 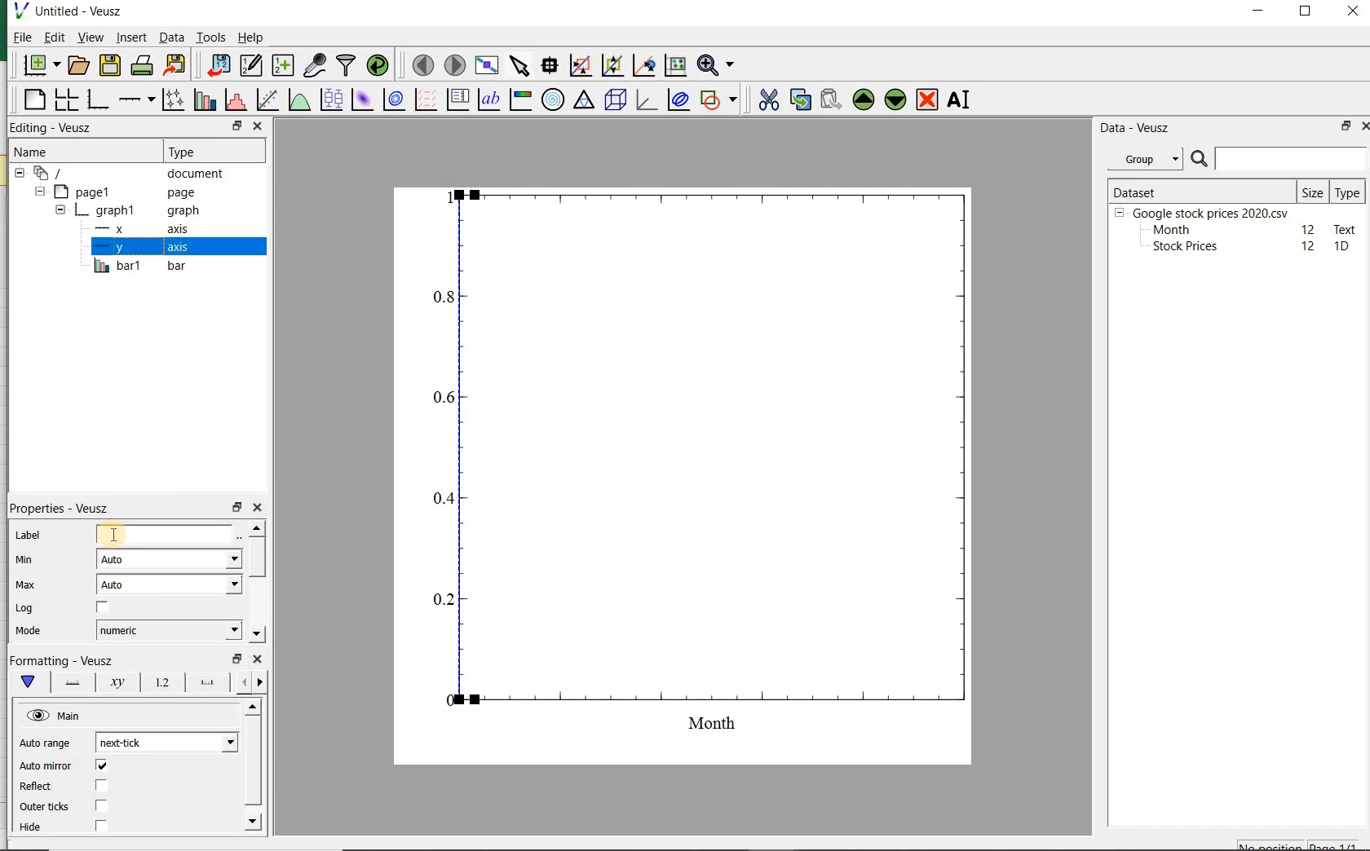 I want to click on view, so click(x=91, y=38).